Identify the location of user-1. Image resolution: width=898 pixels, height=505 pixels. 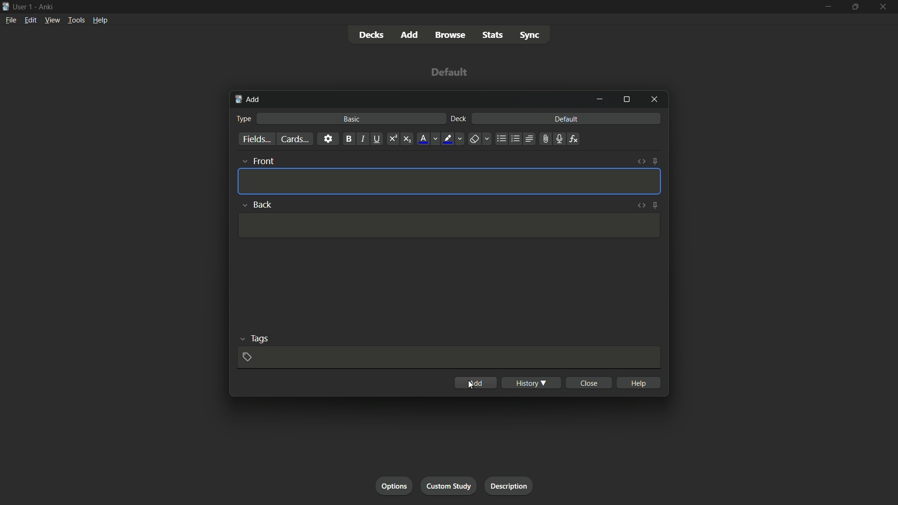
(23, 6).